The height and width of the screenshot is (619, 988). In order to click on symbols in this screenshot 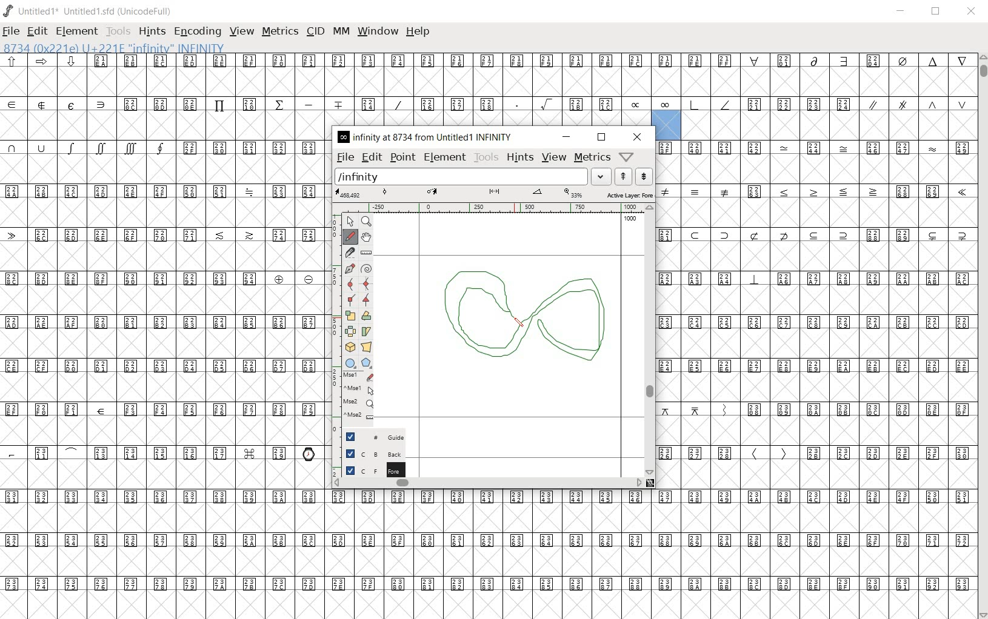, I will do `click(831, 192)`.